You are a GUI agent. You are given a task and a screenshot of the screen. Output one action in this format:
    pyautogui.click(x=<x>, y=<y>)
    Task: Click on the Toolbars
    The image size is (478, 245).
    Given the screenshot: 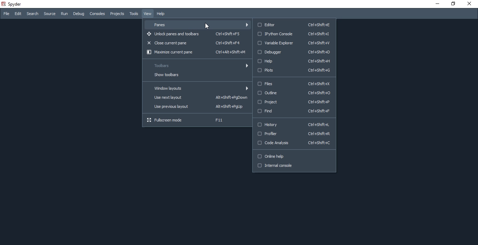 What is the action you would take?
    pyautogui.click(x=196, y=66)
    